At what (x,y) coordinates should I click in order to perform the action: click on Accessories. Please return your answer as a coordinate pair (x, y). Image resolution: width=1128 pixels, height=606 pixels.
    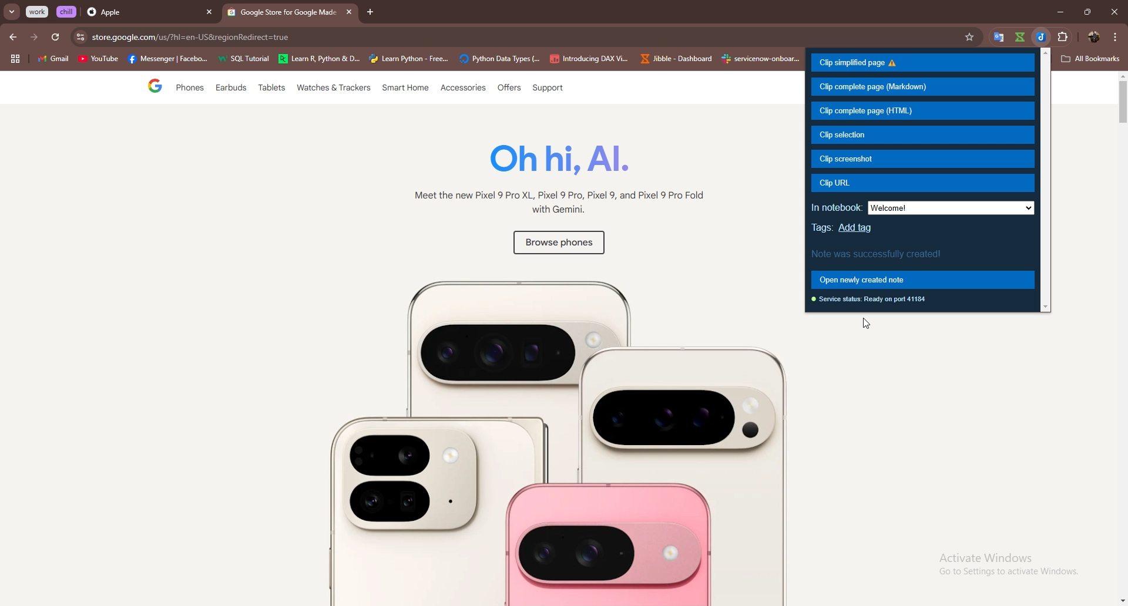
    Looking at the image, I should click on (464, 89).